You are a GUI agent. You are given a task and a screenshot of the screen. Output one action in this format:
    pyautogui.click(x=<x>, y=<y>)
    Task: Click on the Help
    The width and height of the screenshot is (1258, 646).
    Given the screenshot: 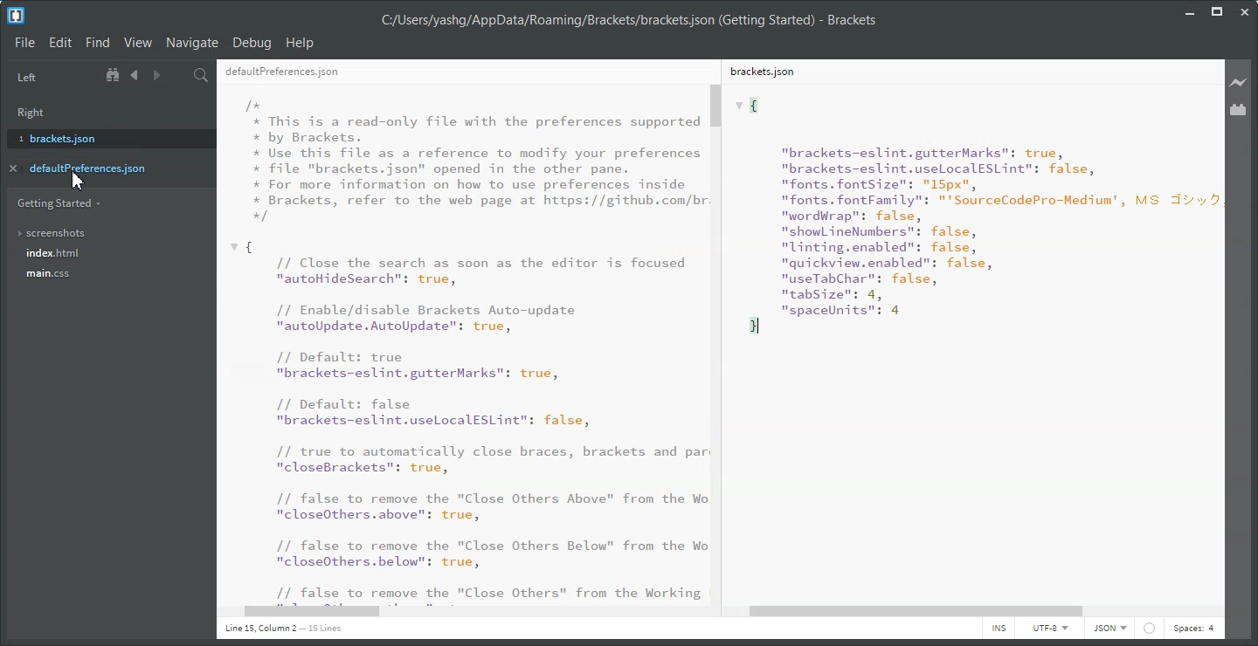 What is the action you would take?
    pyautogui.click(x=301, y=42)
    